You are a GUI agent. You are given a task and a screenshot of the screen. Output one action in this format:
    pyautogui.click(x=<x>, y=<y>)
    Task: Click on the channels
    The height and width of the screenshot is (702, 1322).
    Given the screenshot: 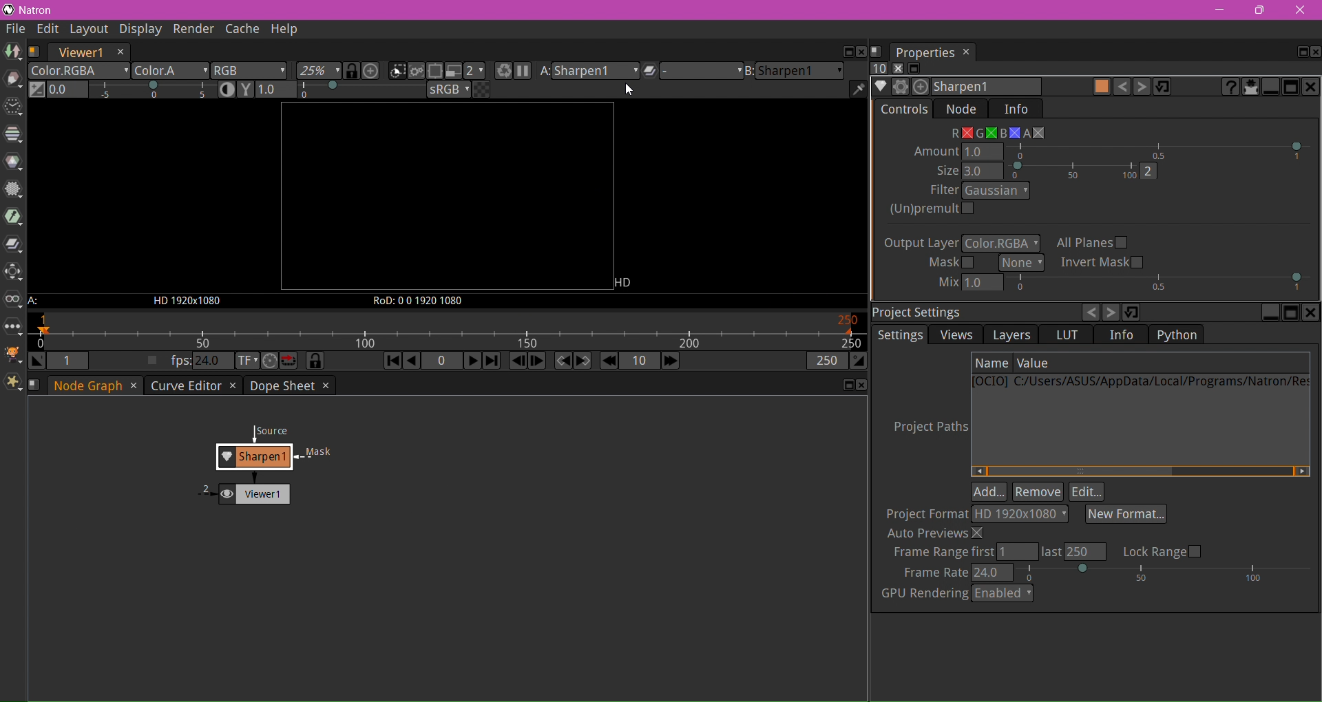 What is the action you would take?
    pyautogui.click(x=1000, y=244)
    